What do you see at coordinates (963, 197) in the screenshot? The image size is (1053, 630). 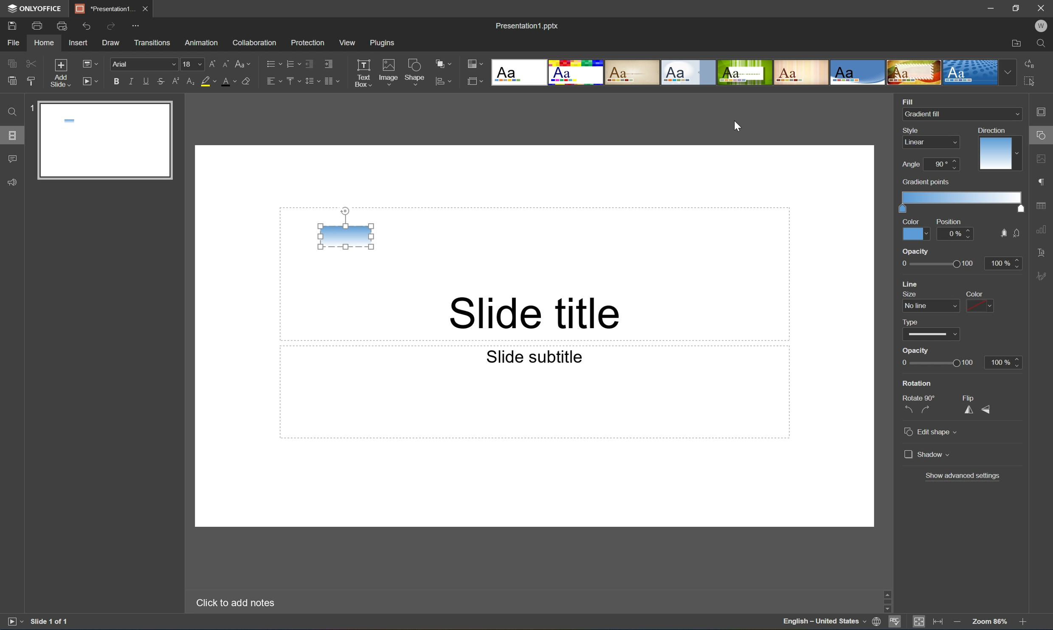 I see `Gradient scale` at bounding box center [963, 197].